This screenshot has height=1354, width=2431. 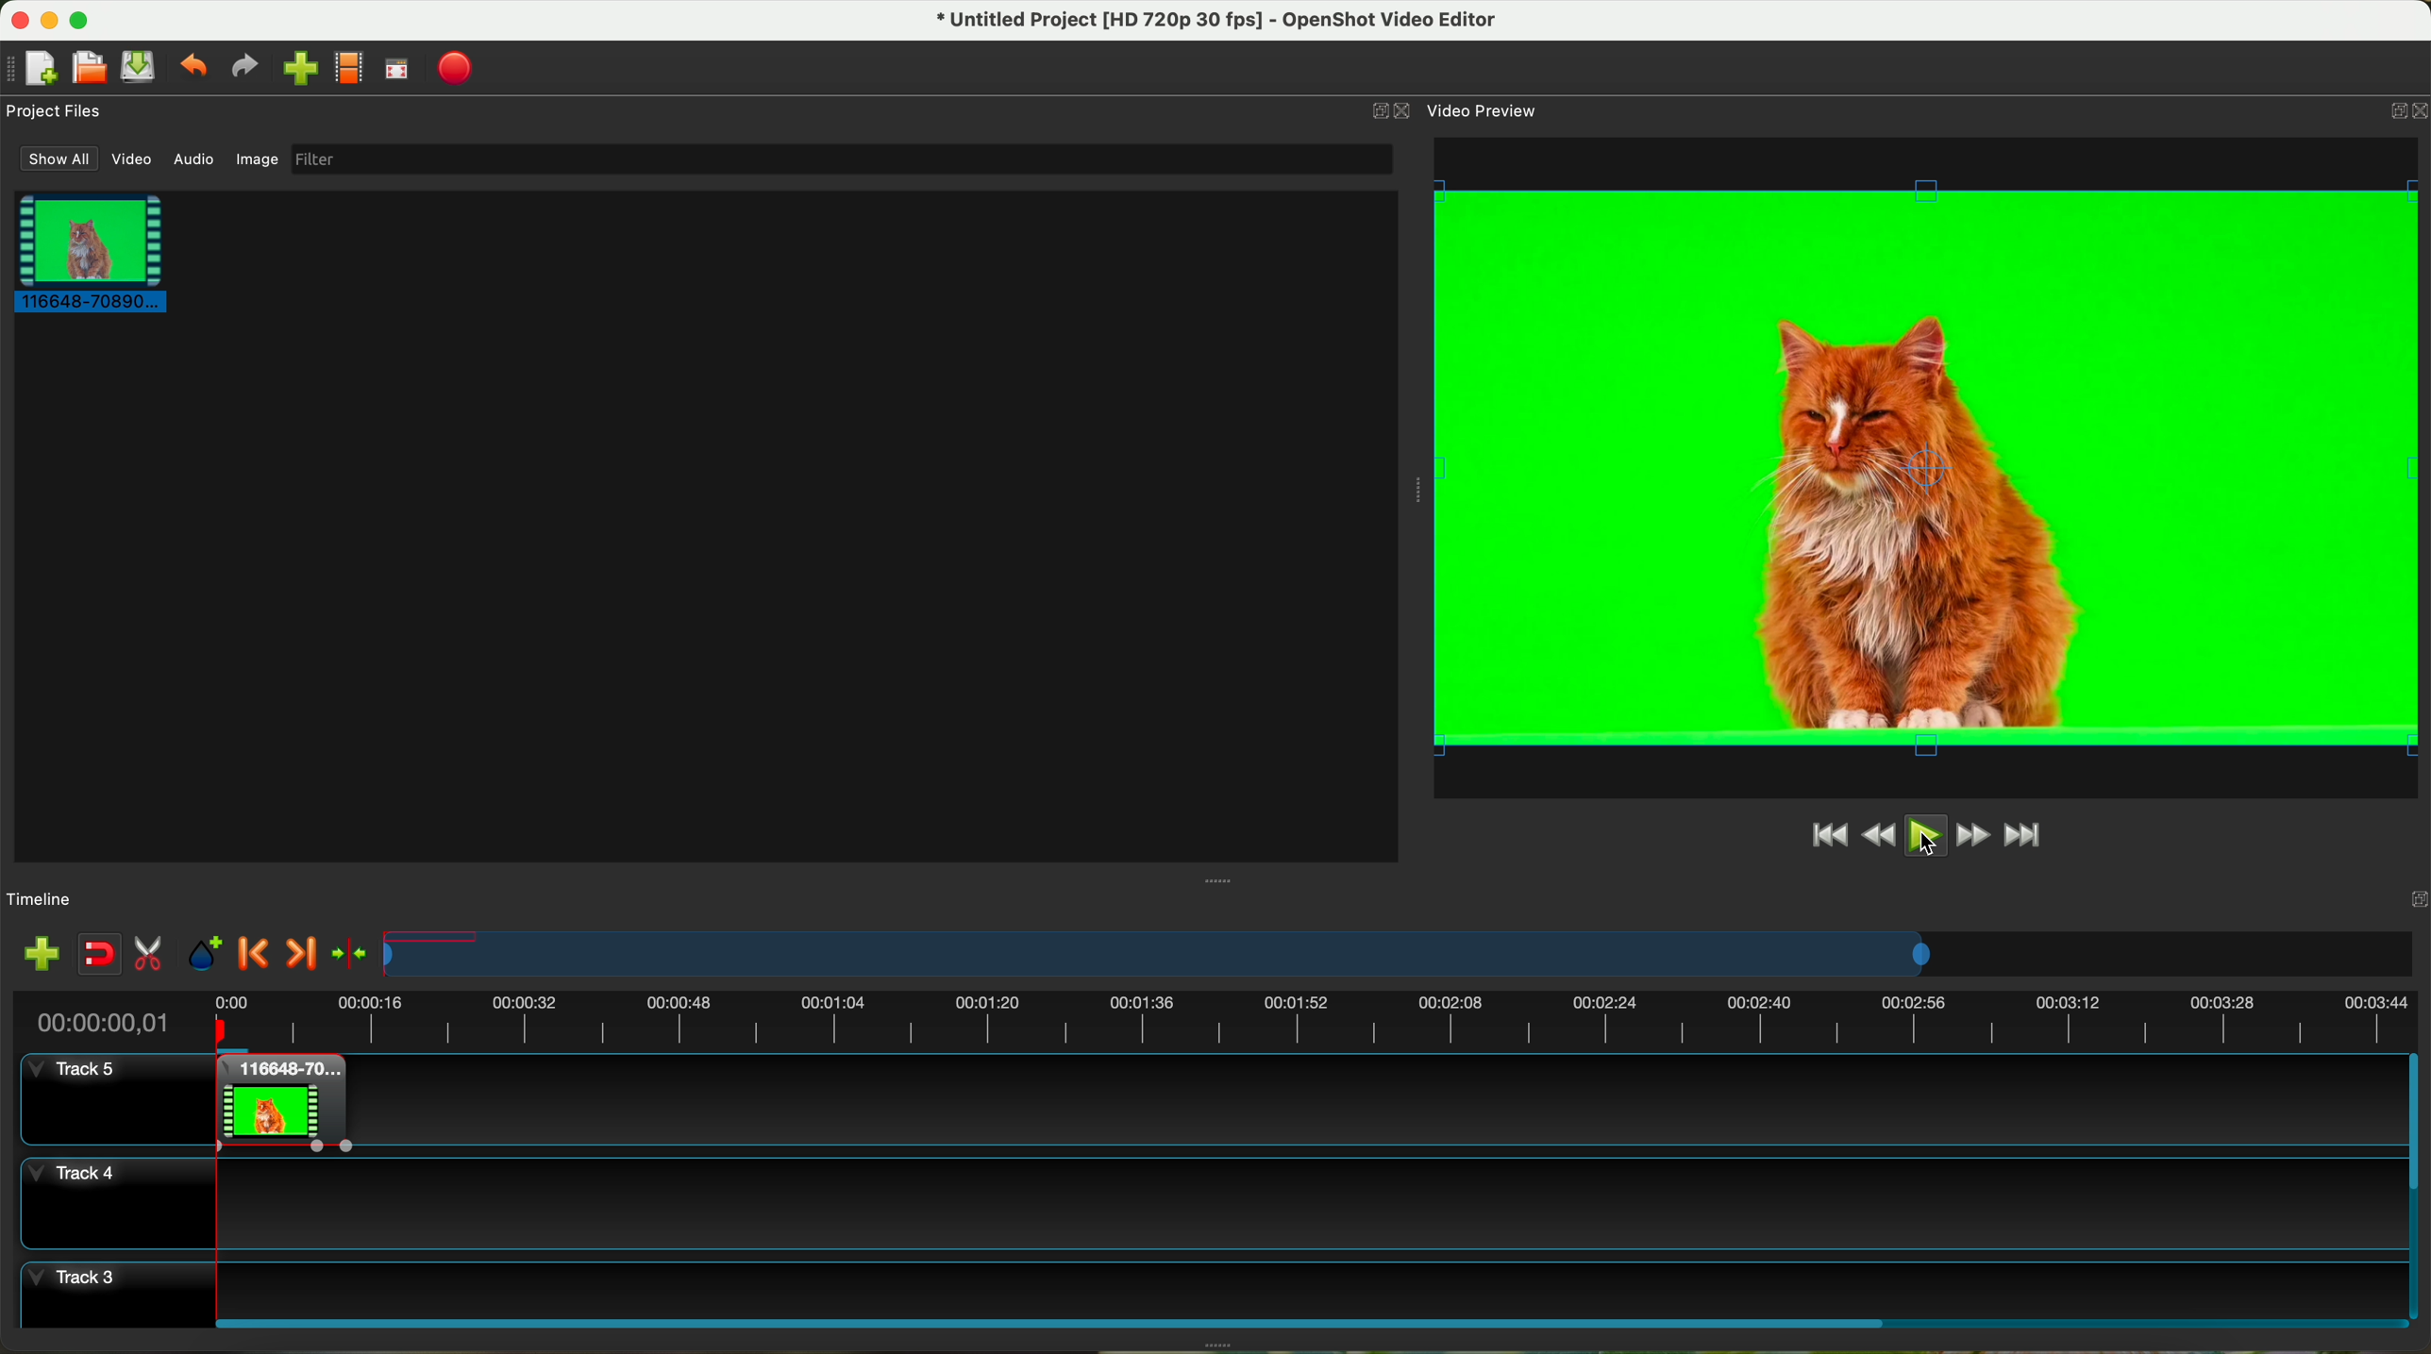 I want to click on center the timeline on the playhead, so click(x=352, y=955).